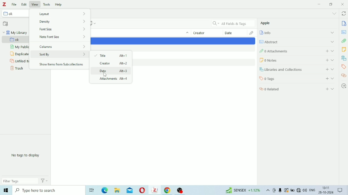  I want to click on Trash, so click(17, 69).